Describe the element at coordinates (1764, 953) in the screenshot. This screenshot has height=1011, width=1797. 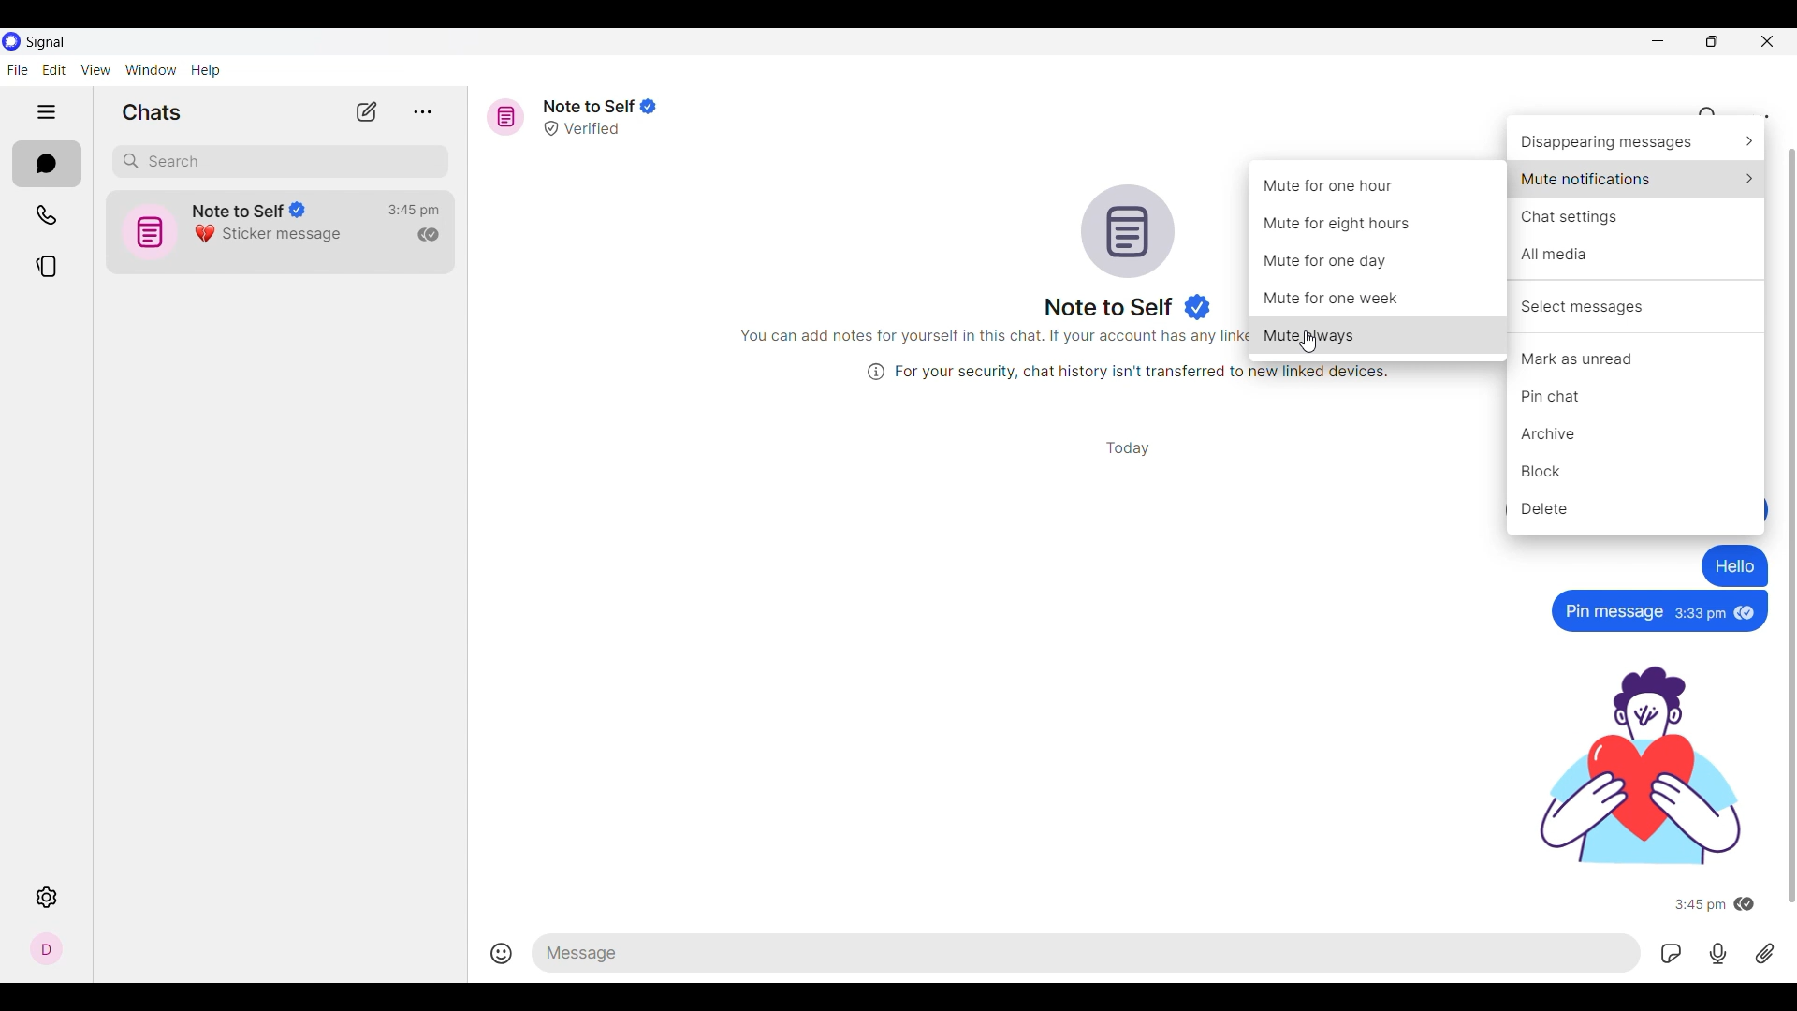
I see `Attachment ` at that location.